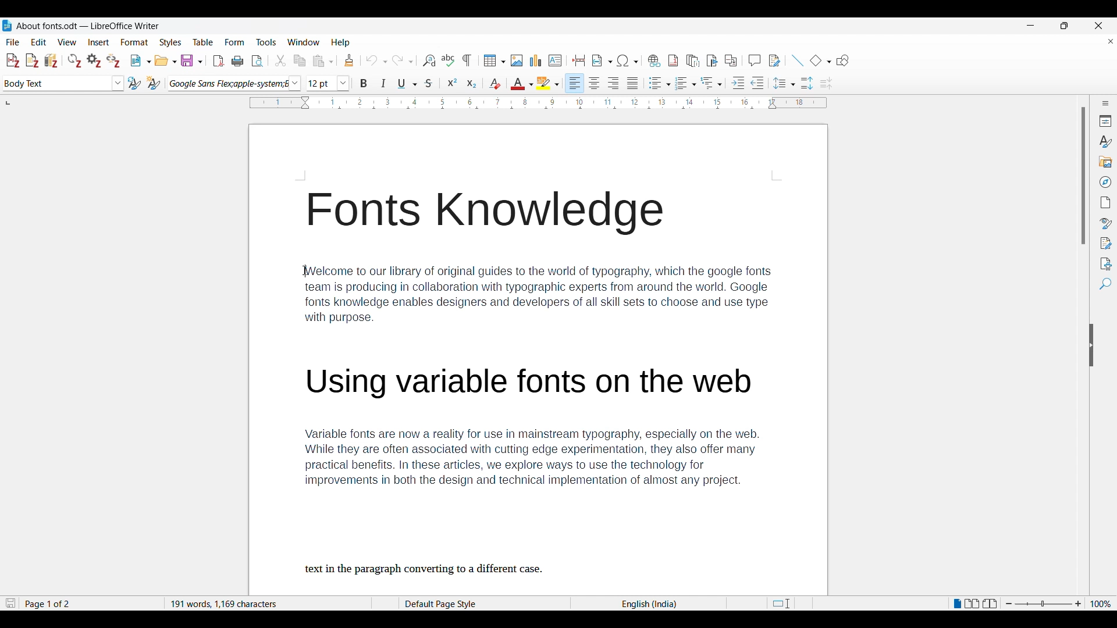 The width and height of the screenshot is (1117, 628). Describe the element at coordinates (135, 42) in the screenshot. I see `Format menu` at that location.